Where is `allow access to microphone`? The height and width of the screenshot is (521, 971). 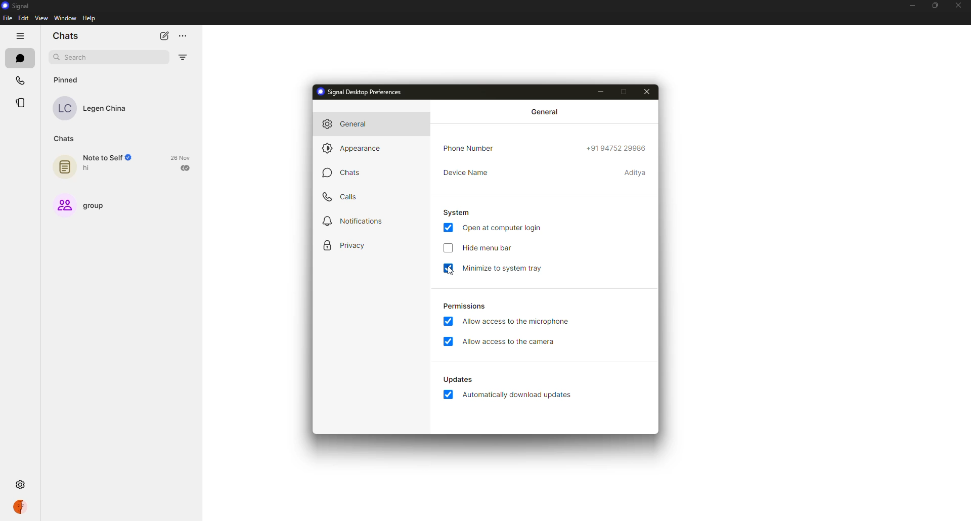 allow access to microphone is located at coordinates (516, 322).